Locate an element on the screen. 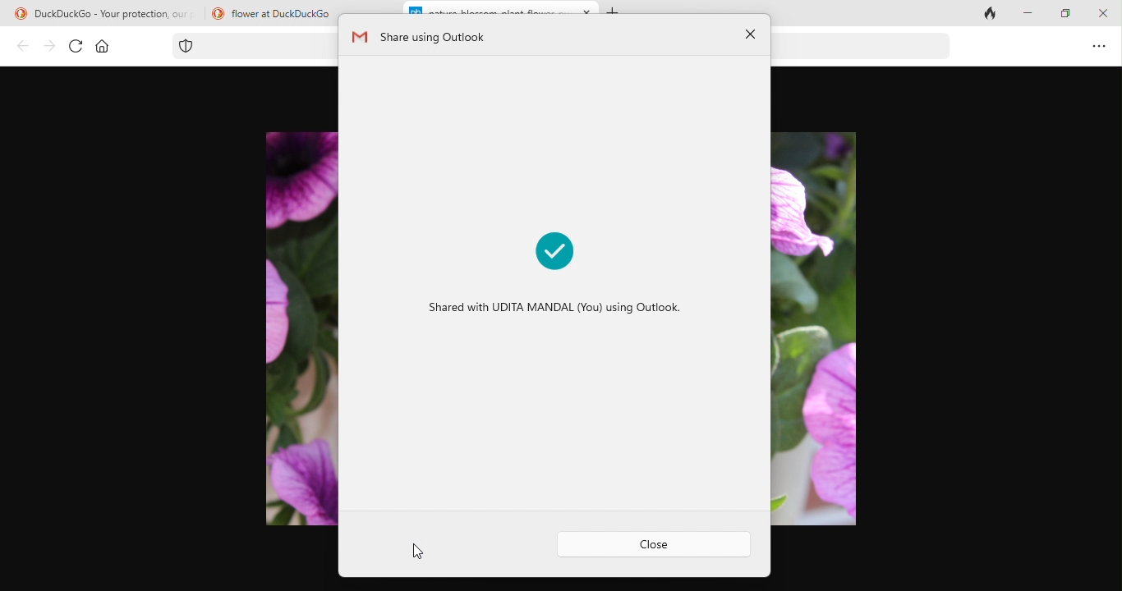 The image size is (1122, 591). DuckDuckGo - Your protection, our priority is located at coordinates (118, 14).